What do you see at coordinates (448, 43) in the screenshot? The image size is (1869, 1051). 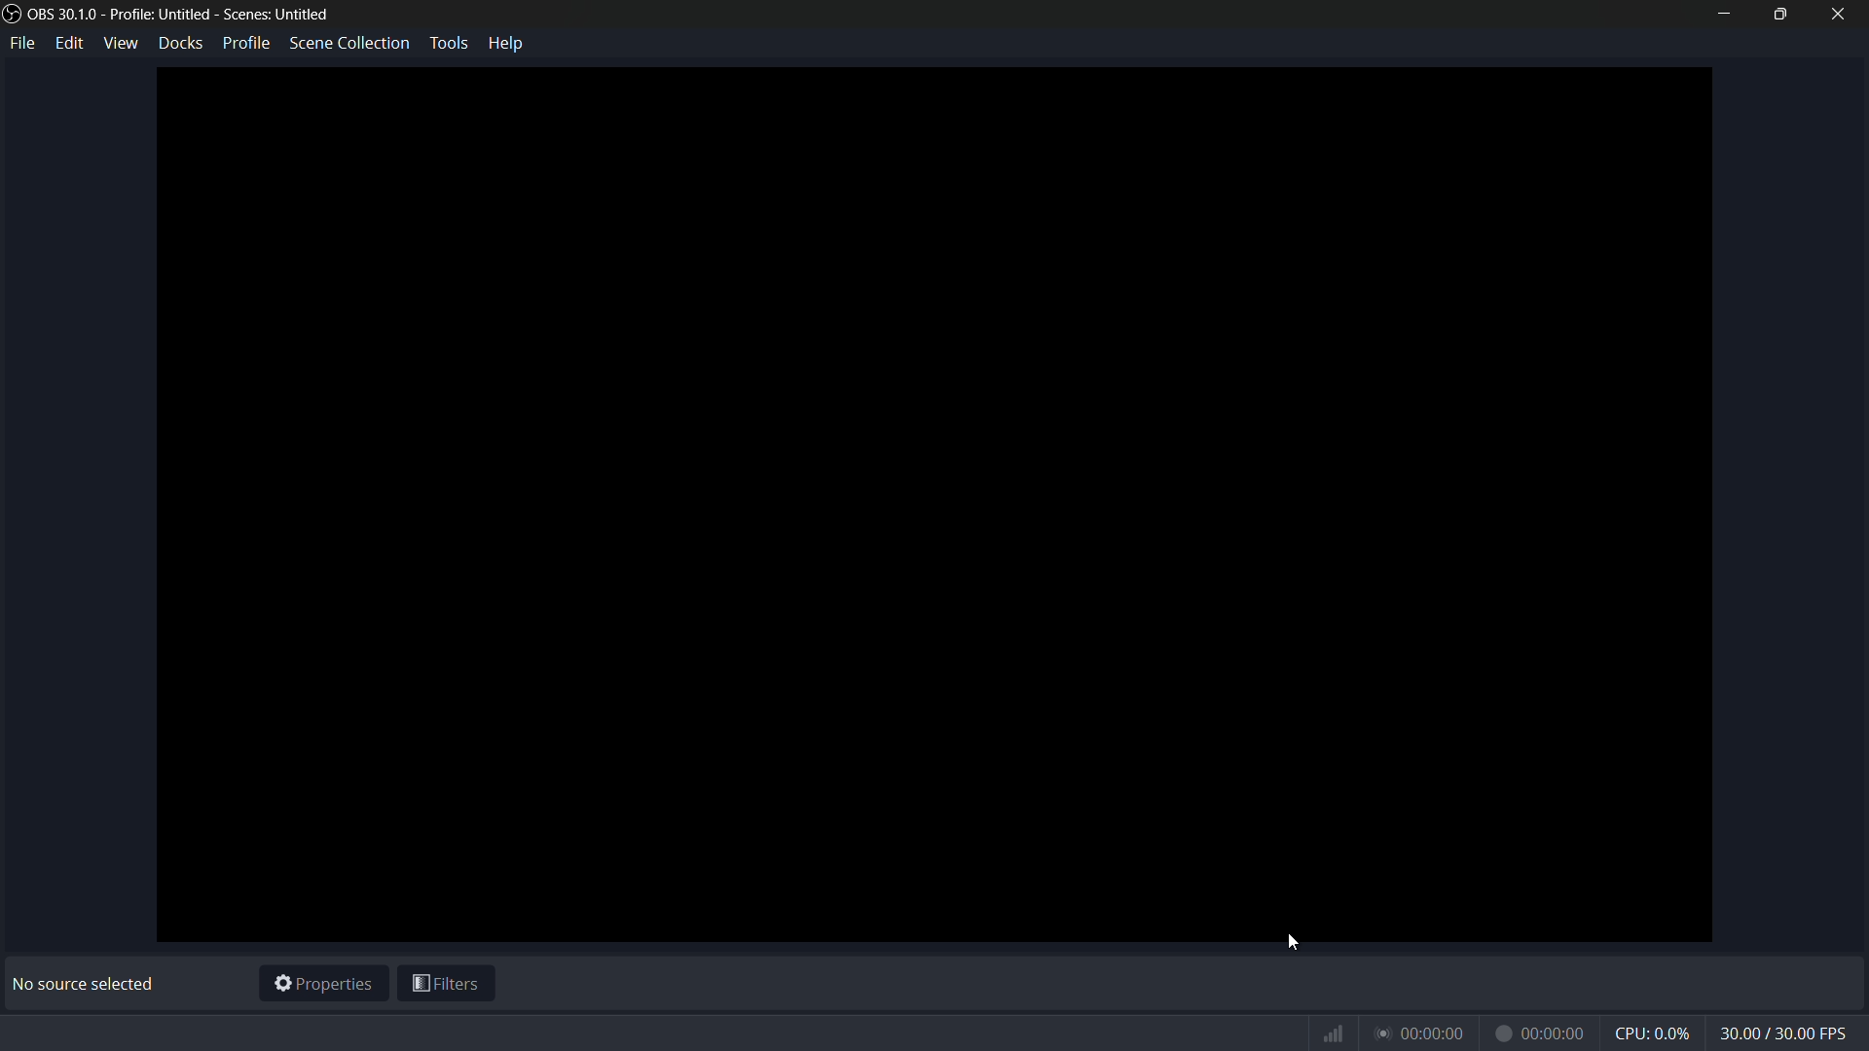 I see `tools menu` at bounding box center [448, 43].